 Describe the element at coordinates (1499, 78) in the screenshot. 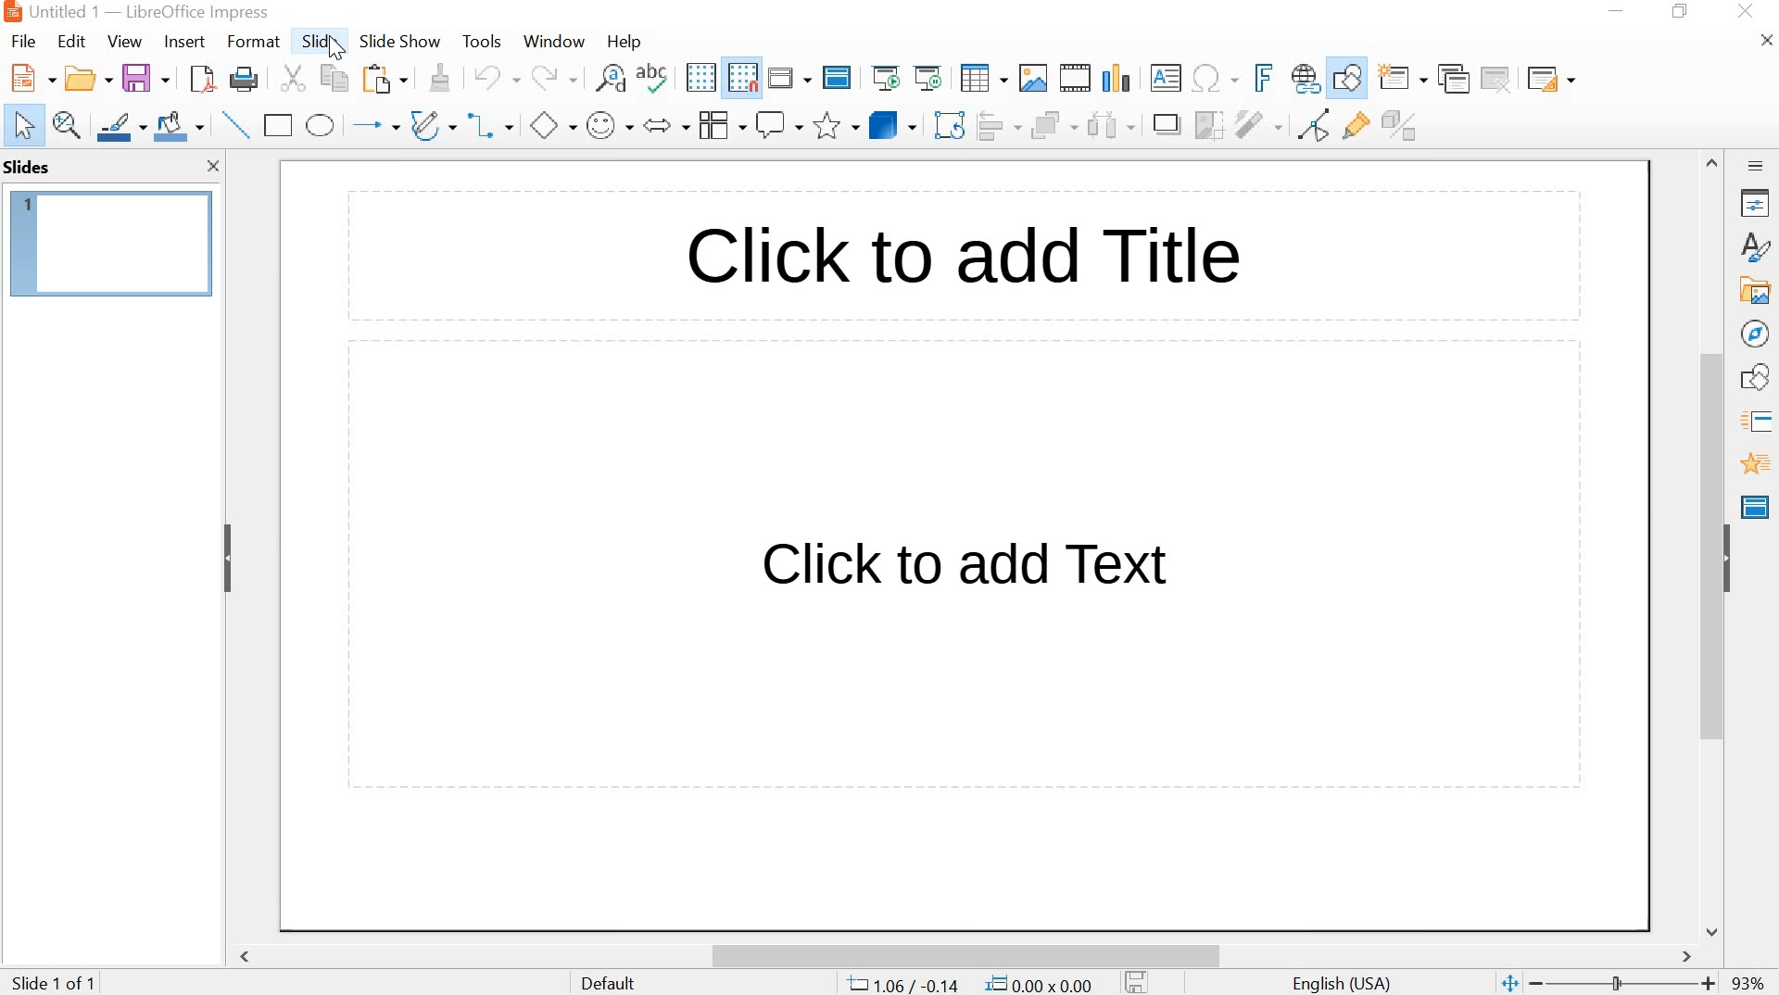

I see `Delete Slide` at that location.